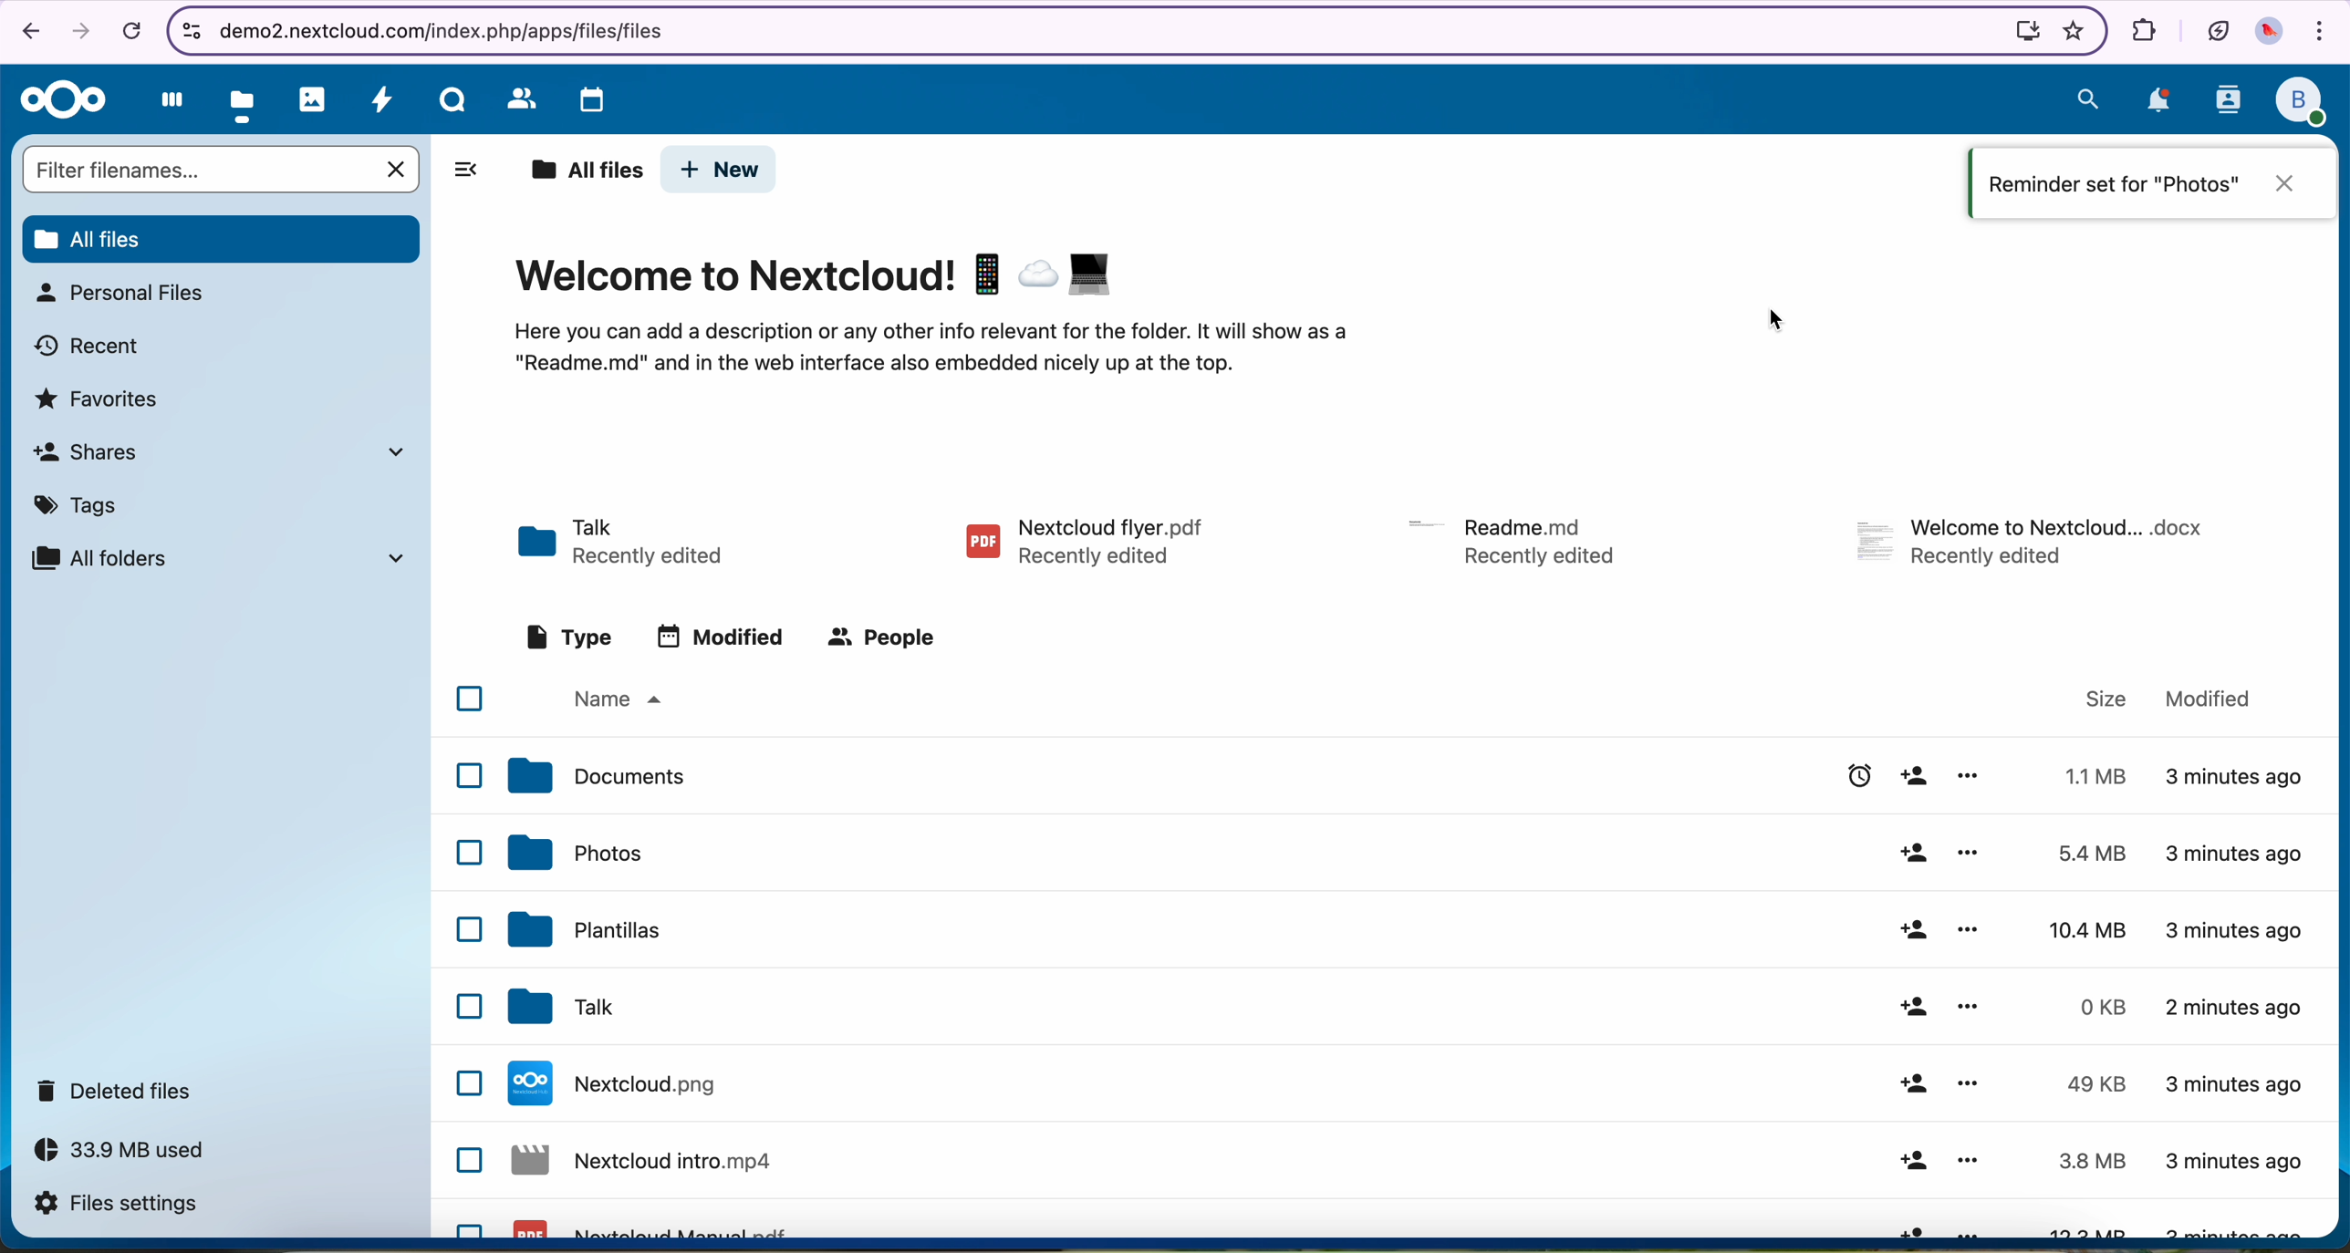 Image resolution: width=2350 pixels, height=1253 pixels. I want to click on search, so click(2085, 98).